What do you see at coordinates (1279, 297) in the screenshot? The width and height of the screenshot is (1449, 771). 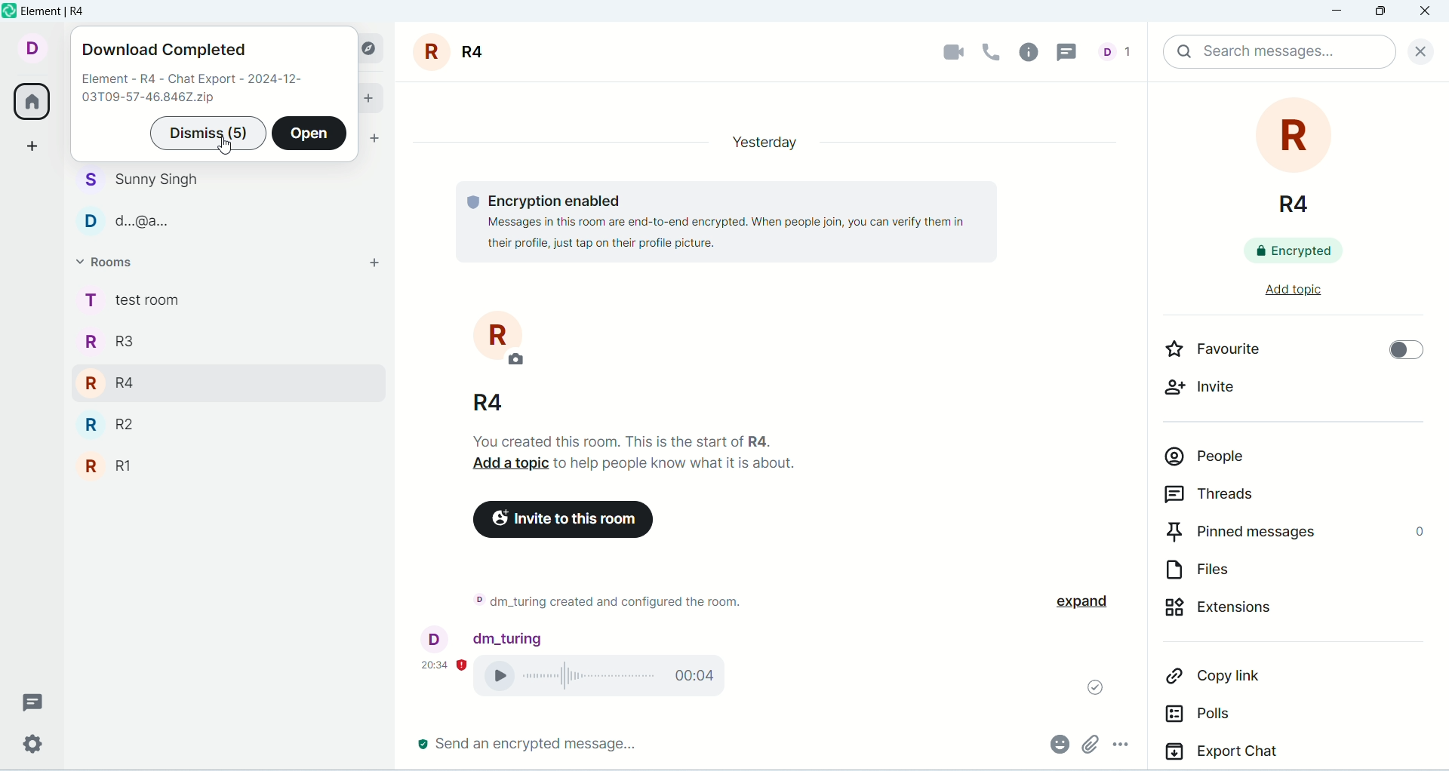 I see `add topic` at bounding box center [1279, 297].